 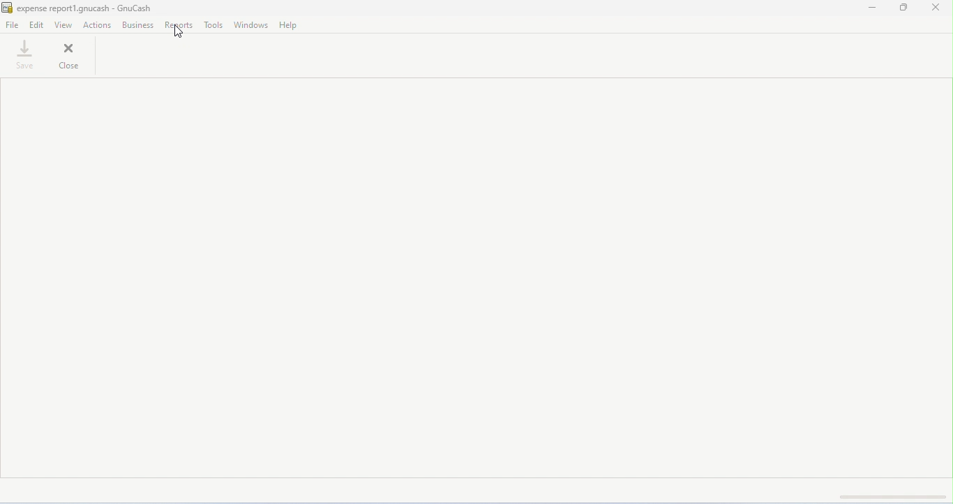 What do you see at coordinates (78, 8) in the screenshot?
I see `expense report1.gnucash-gnucash` at bounding box center [78, 8].